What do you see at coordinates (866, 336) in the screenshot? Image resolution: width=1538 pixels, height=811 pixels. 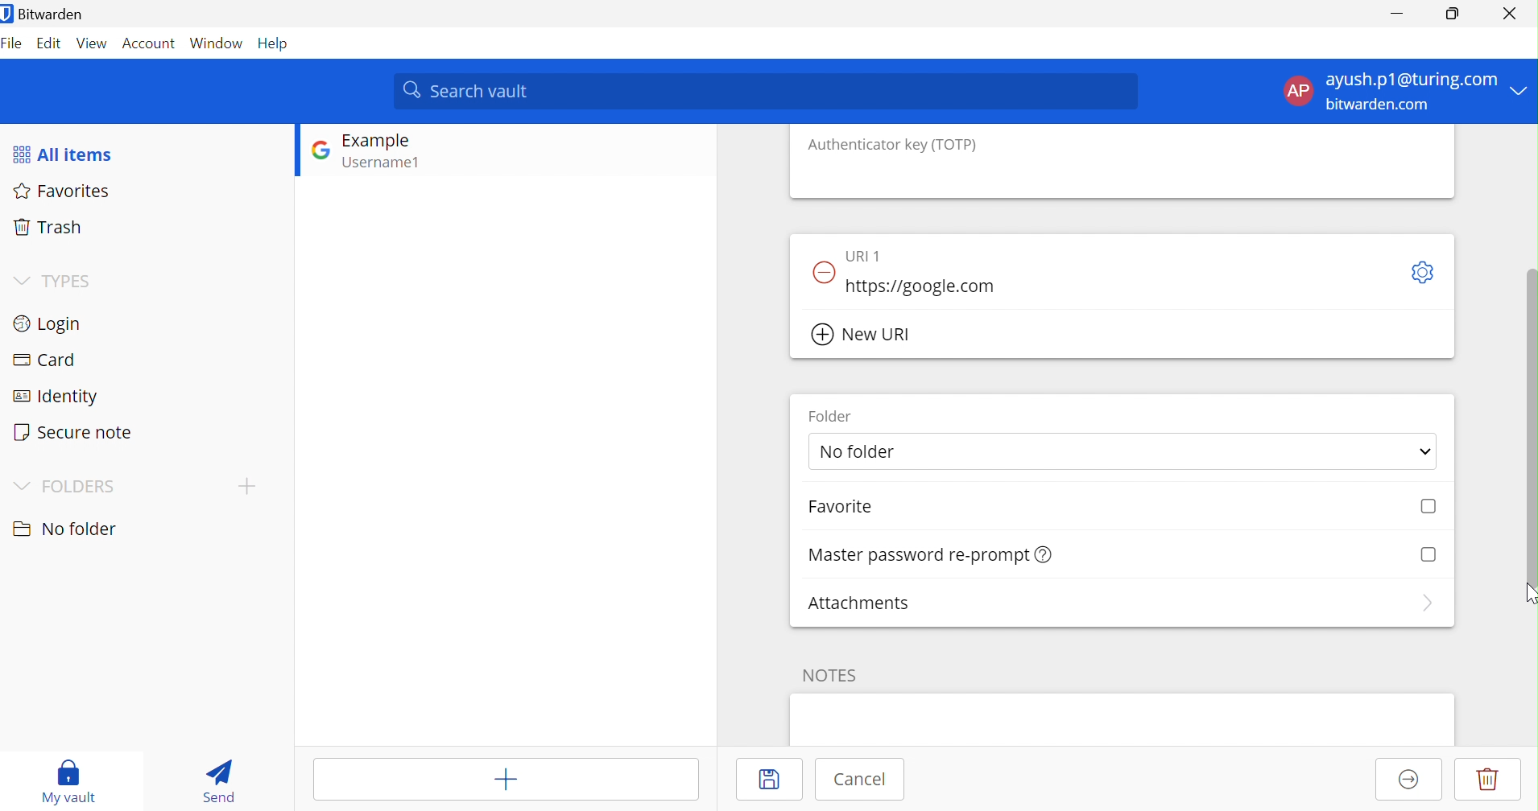 I see `New URI` at bounding box center [866, 336].